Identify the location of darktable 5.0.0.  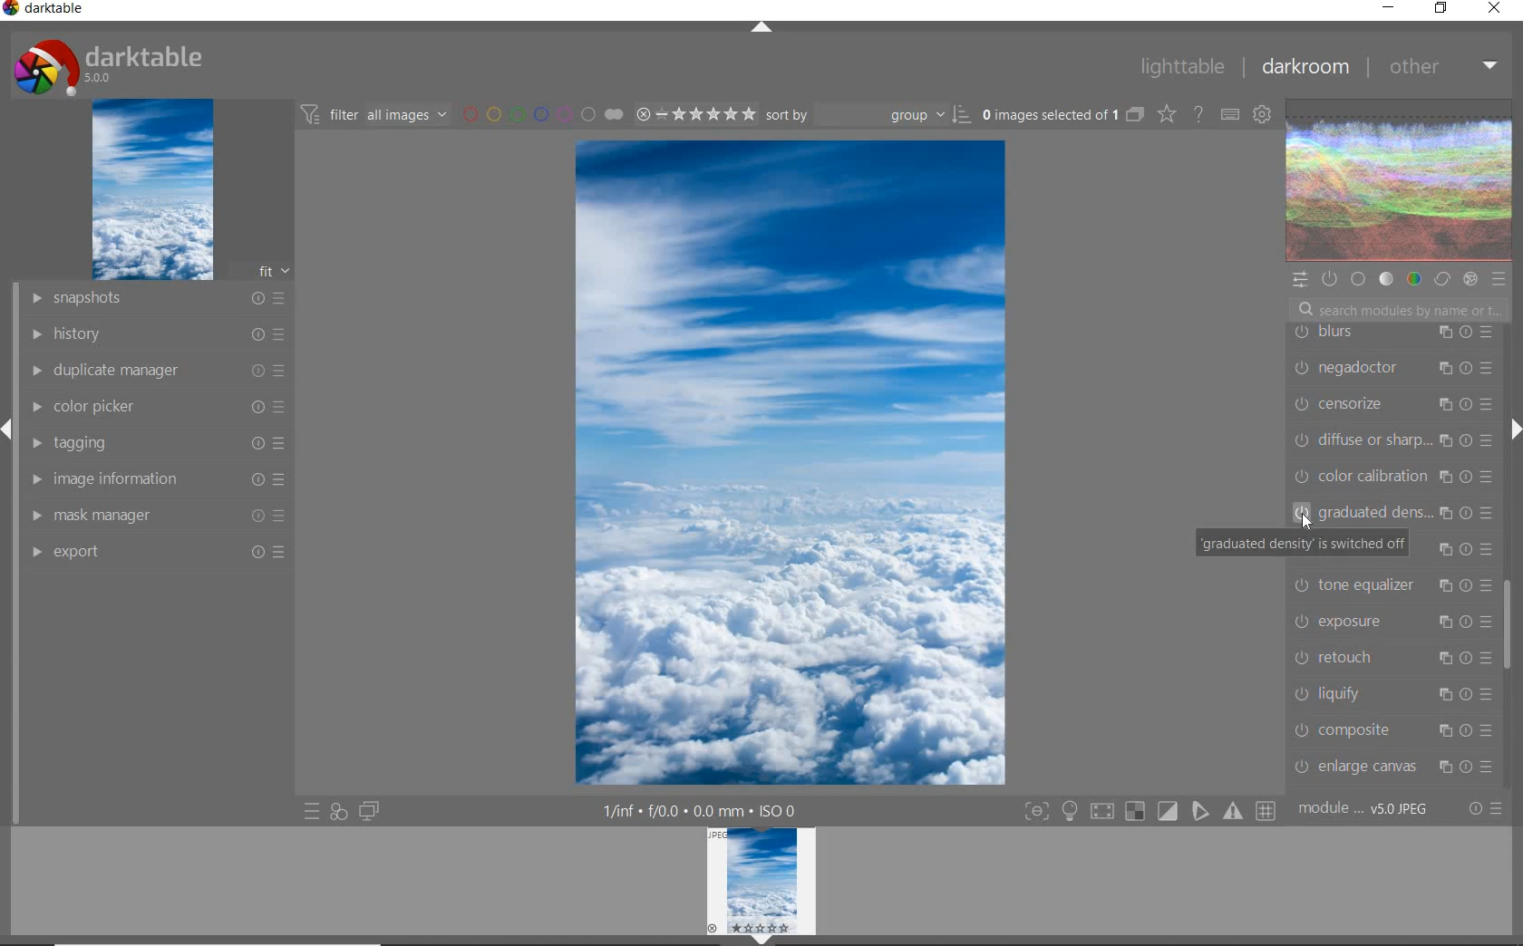
(104, 63).